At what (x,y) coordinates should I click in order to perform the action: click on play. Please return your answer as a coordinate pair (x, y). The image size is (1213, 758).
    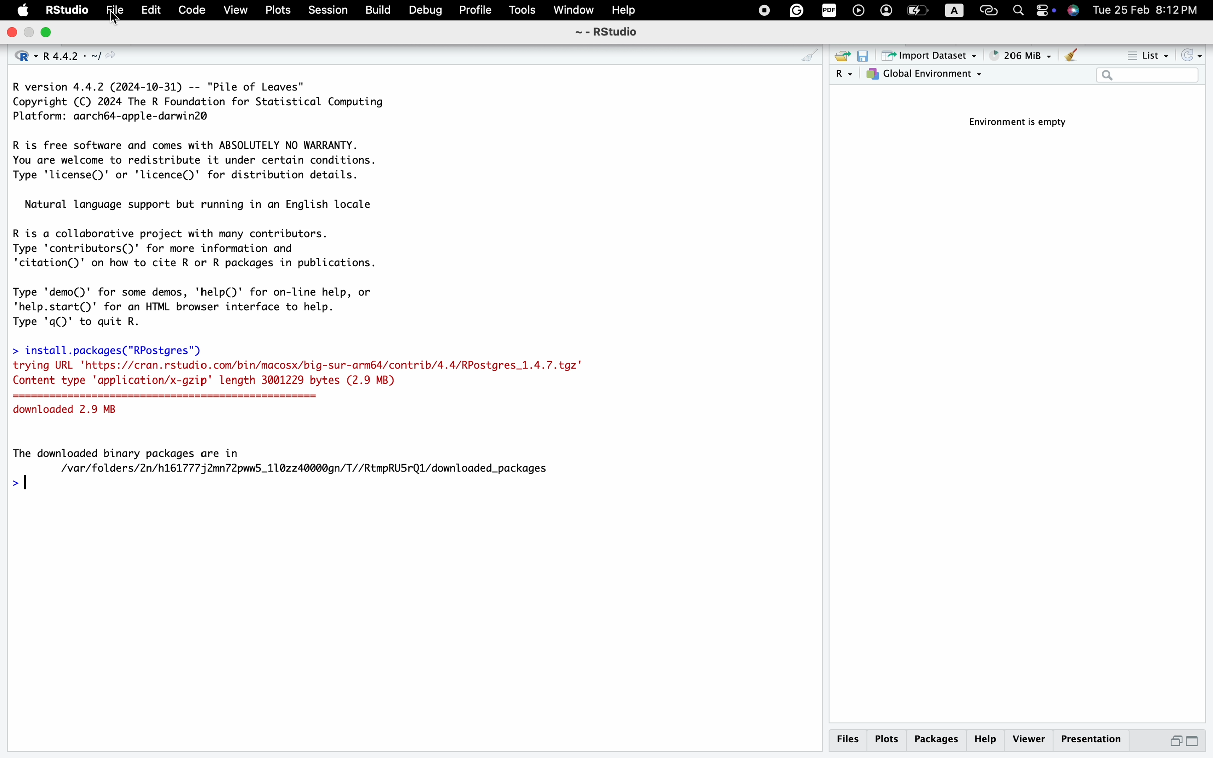
    Looking at the image, I should click on (858, 12).